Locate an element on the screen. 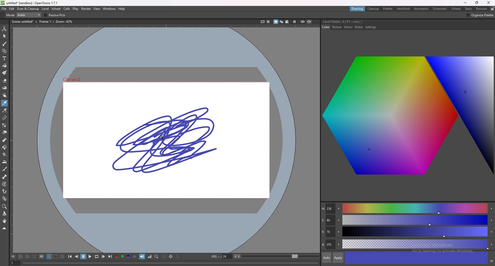 This screenshot has width=495, height=266. schematic is located at coordinates (440, 8).